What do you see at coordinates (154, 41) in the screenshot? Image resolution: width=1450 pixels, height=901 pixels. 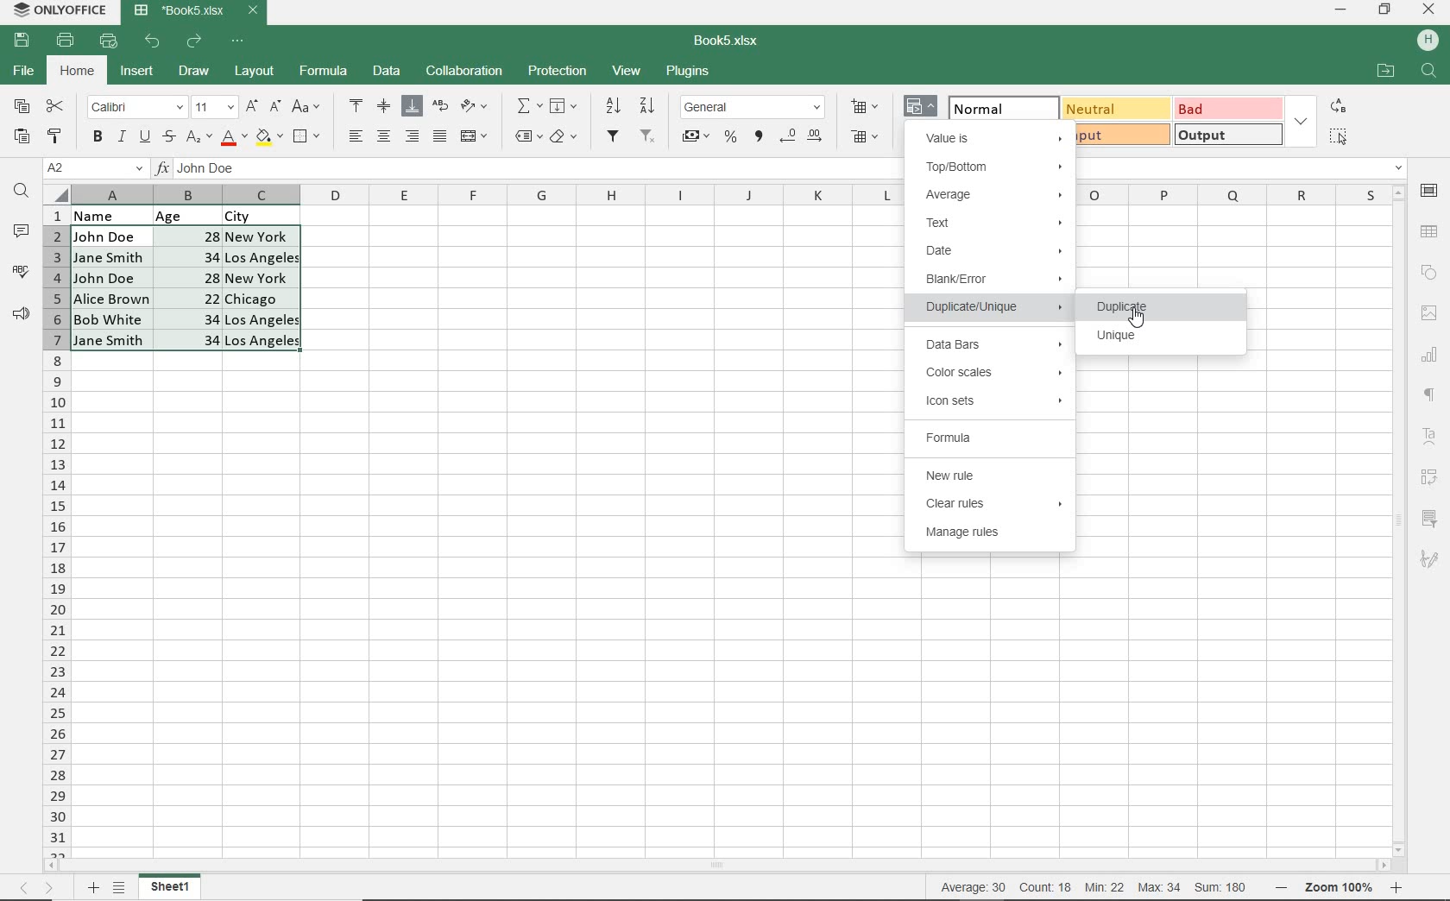 I see `UNDO` at bounding box center [154, 41].